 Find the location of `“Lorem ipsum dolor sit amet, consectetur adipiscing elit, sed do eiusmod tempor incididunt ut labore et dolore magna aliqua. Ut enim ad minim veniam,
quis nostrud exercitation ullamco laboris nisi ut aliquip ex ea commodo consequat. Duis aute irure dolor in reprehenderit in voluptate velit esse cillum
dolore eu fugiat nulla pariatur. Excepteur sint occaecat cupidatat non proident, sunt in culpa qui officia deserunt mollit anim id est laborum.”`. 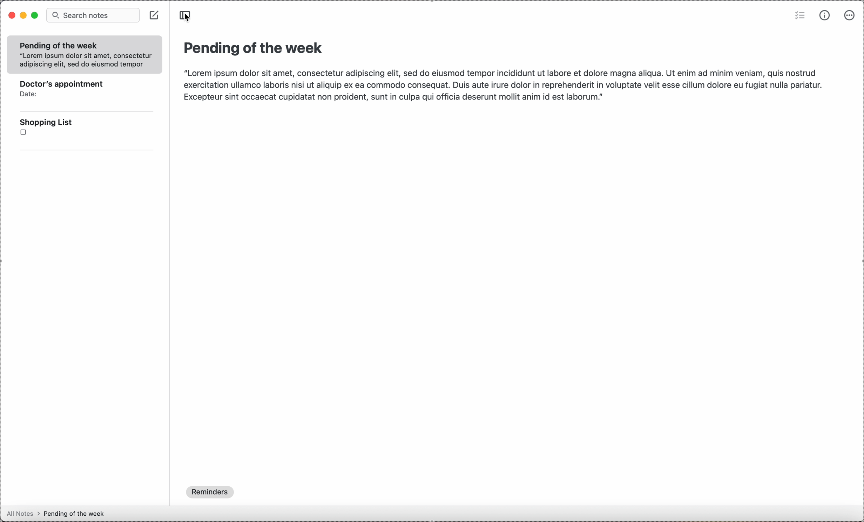

“Lorem ipsum dolor sit amet, consectetur adipiscing elit, sed do eiusmod tempor incididunt ut labore et dolore magna aliqua. Ut enim ad minim veniam,
quis nostrud exercitation ullamco laboris nisi ut aliquip ex ea commodo consequat. Duis aute irure dolor in reprehenderit in voluptate velit esse cillum
dolore eu fugiat nulla pariatur. Excepteur sint occaecat cupidatat non proident, sunt in culpa qui officia deserunt mollit anim id est laborum.” is located at coordinates (500, 85).